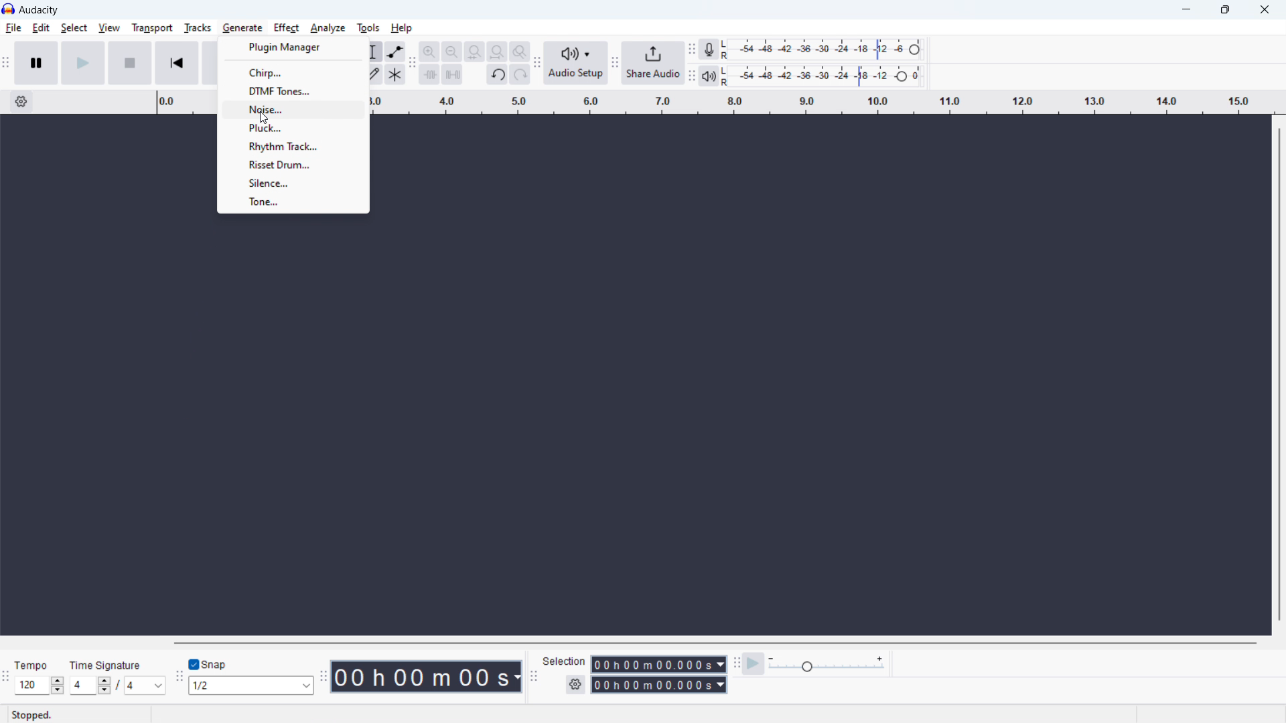 The height and width of the screenshot is (723, 1286). Describe the element at coordinates (429, 51) in the screenshot. I see `zoom in` at that location.